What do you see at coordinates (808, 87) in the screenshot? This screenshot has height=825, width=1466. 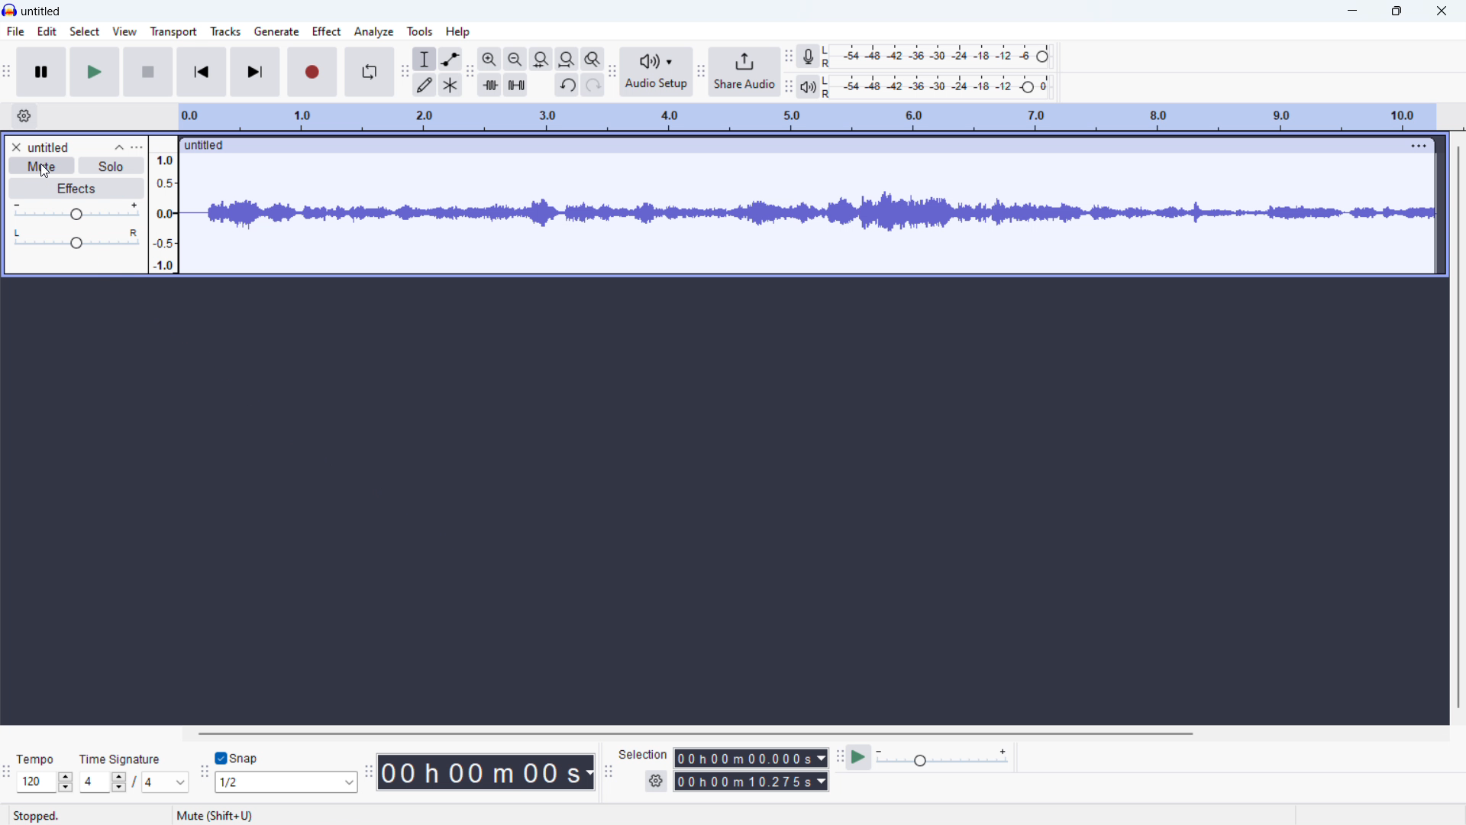 I see `playback meter` at bounding box center [808, 87].